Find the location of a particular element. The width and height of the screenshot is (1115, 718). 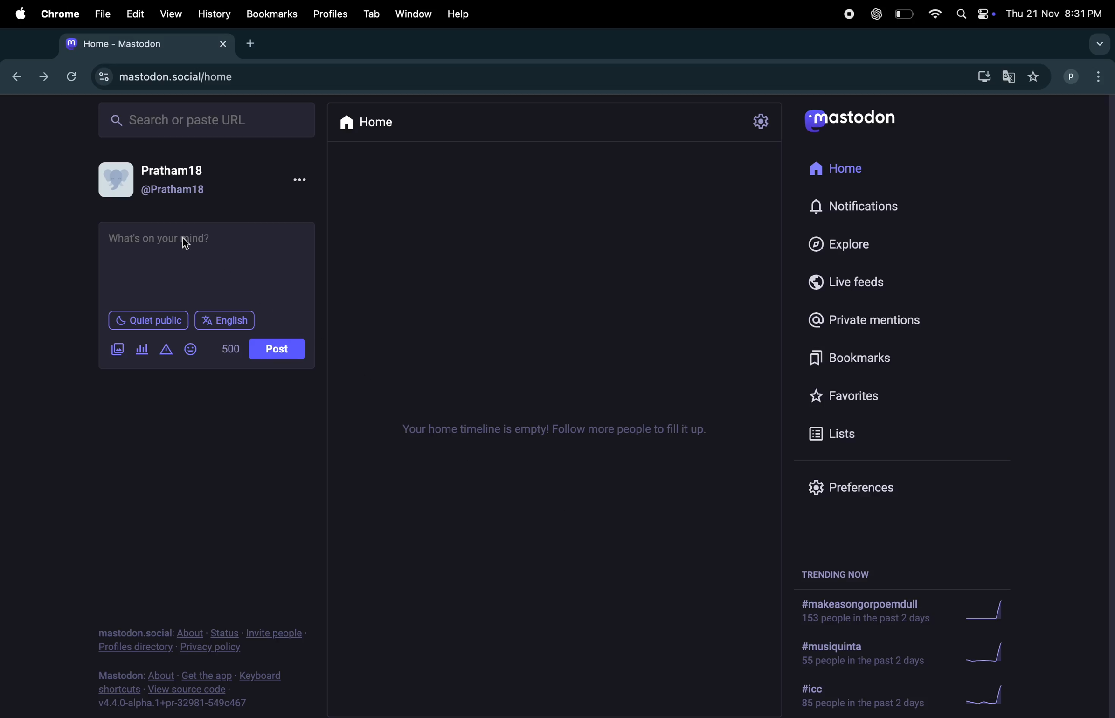

window is located at coordinates (413, 14).